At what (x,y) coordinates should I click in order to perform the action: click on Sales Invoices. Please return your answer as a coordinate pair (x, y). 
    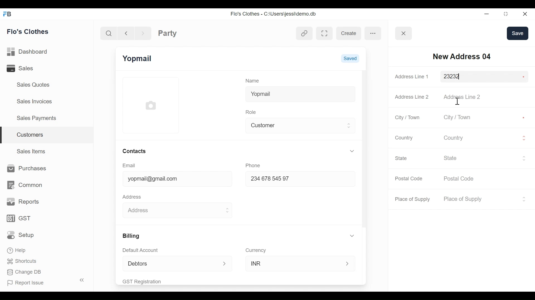
    Looking at the image, I should click on (35, 101).